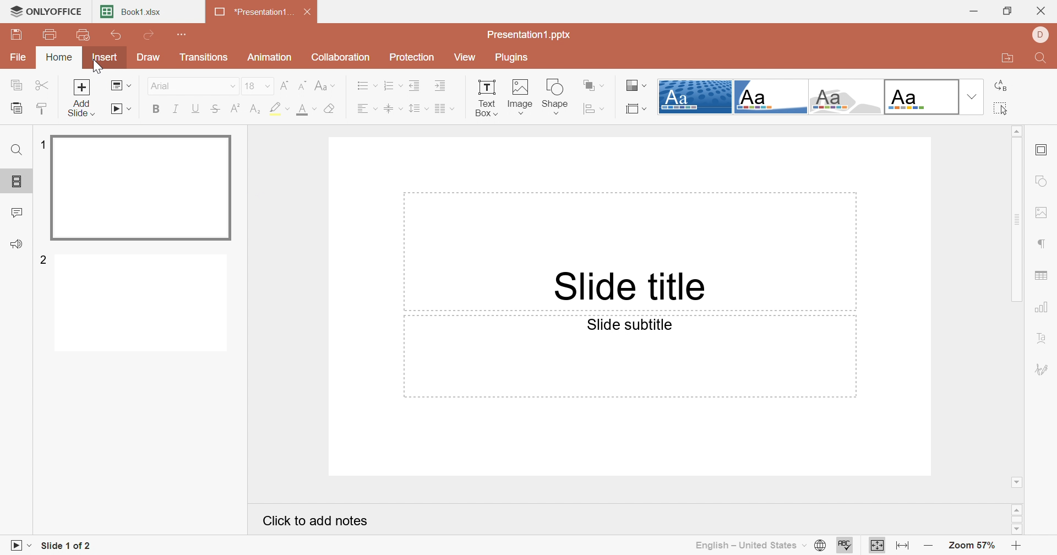 This screenshot has height=555, width=1057. What do you see at coordinates (303, 109) in the screenshot?
I see `Font color` at bounding box center [303, 109].